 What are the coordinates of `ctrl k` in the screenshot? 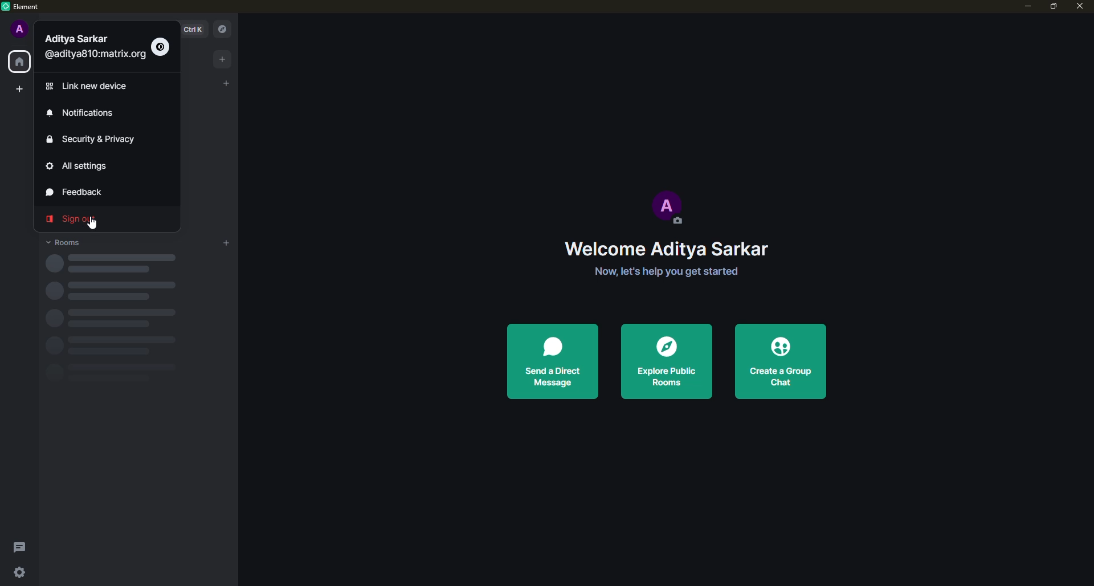 It's located at (193, 29).